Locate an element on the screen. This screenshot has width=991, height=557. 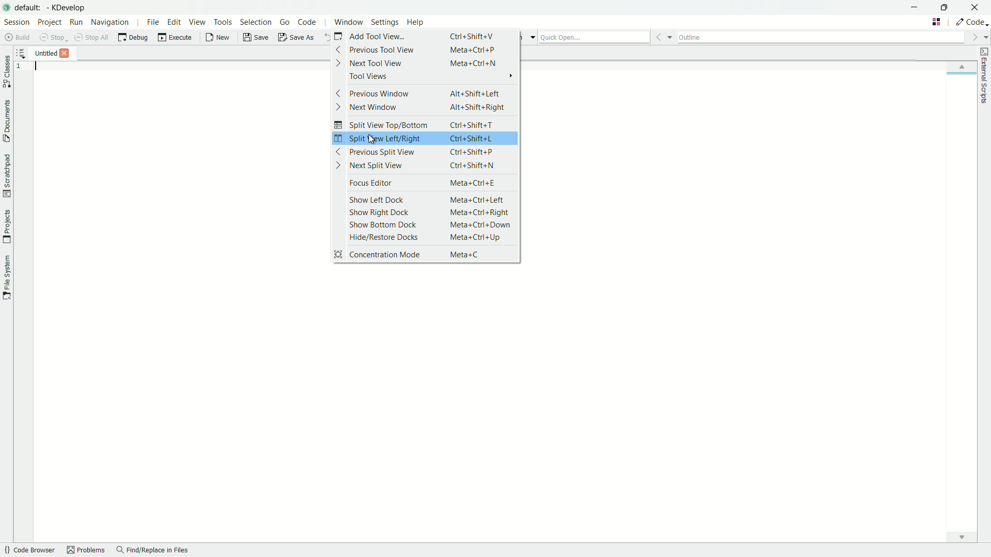
app name is located at coordinates (68, 8).